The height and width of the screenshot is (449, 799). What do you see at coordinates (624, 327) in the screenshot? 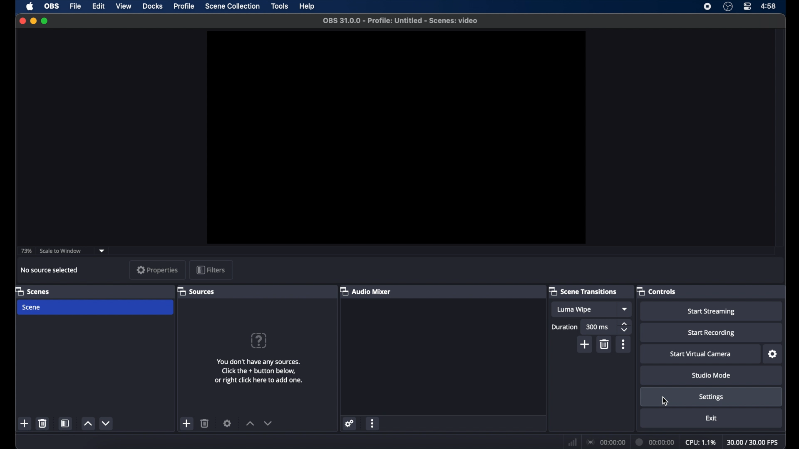
I see `stepper buttons` at bounding box center [624, 327].